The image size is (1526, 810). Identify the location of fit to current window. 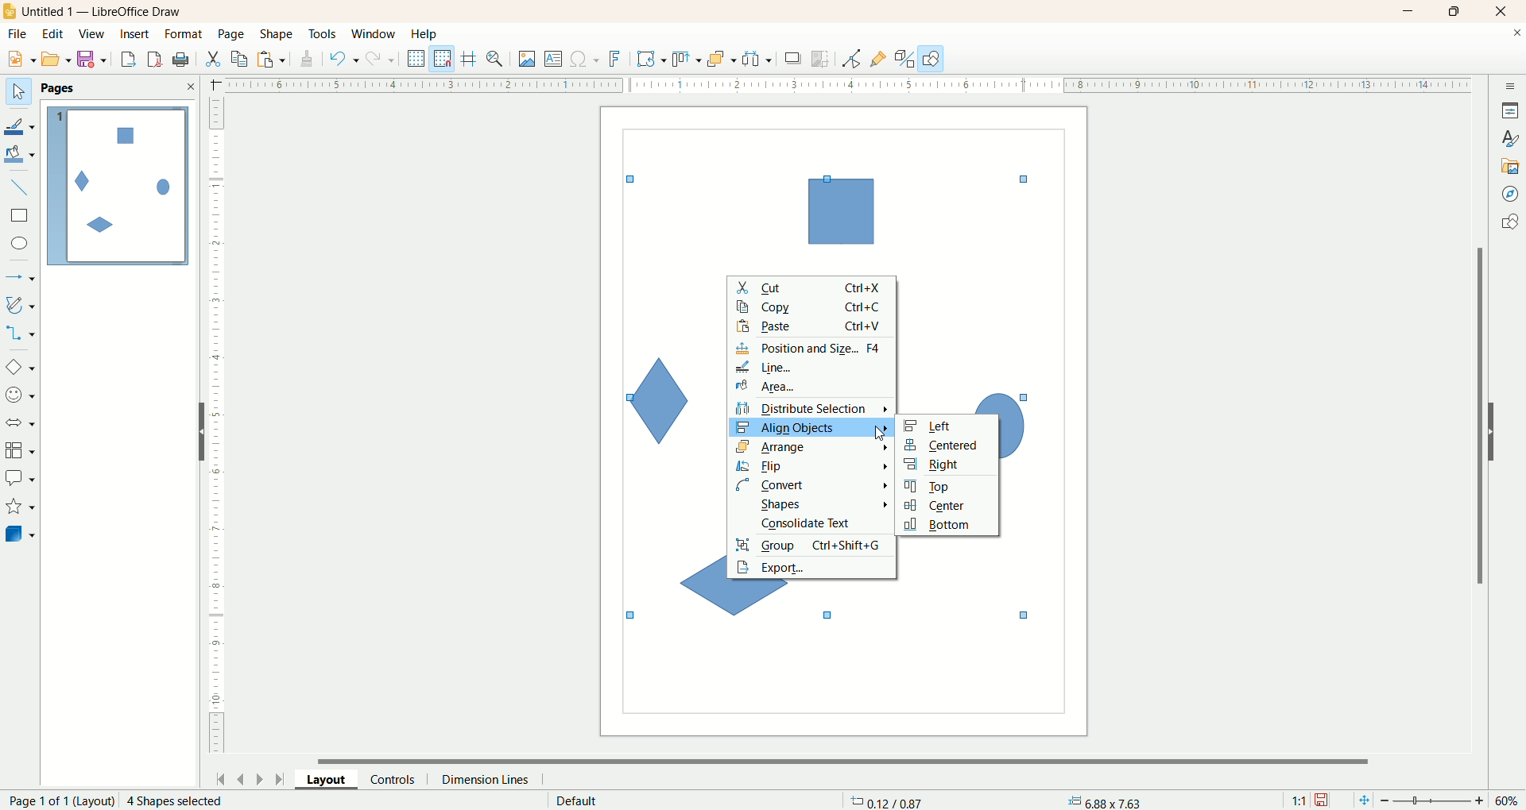
(1362, 800).